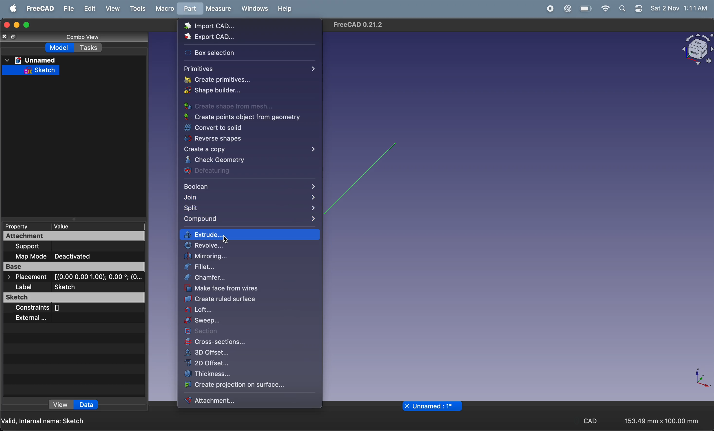  Describe the element at coordinates (251, 300) in the screenshot. I see `create ruled surface` at that location.